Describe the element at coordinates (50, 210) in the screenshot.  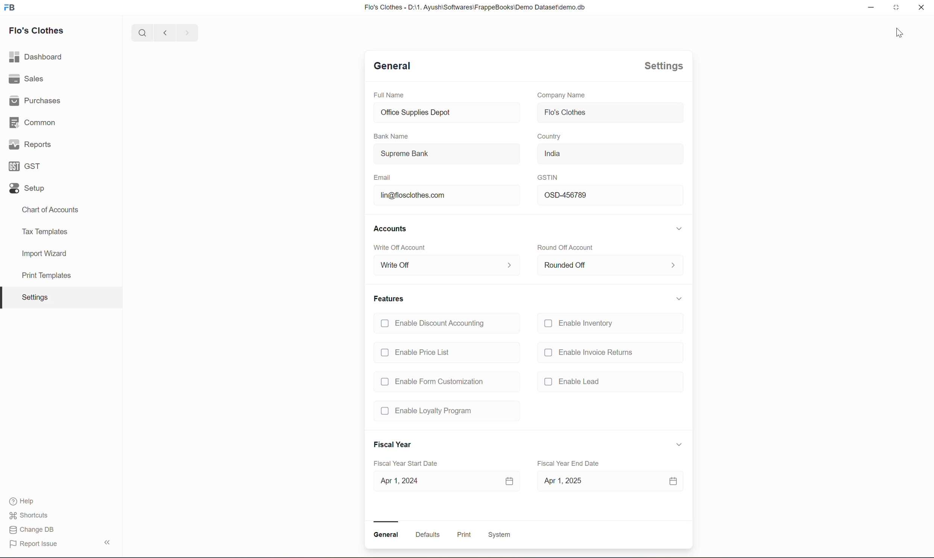
I see `Chart of Accounts` at that location.